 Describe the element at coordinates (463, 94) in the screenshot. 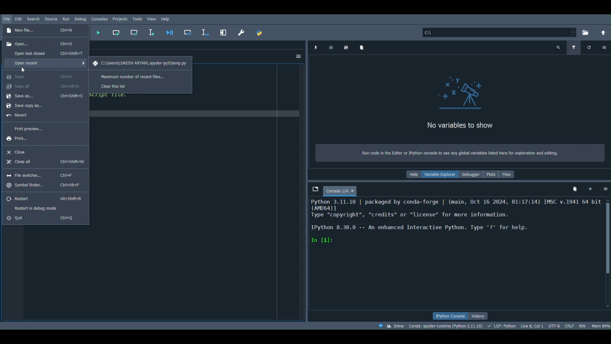

I see `icon` at that location.